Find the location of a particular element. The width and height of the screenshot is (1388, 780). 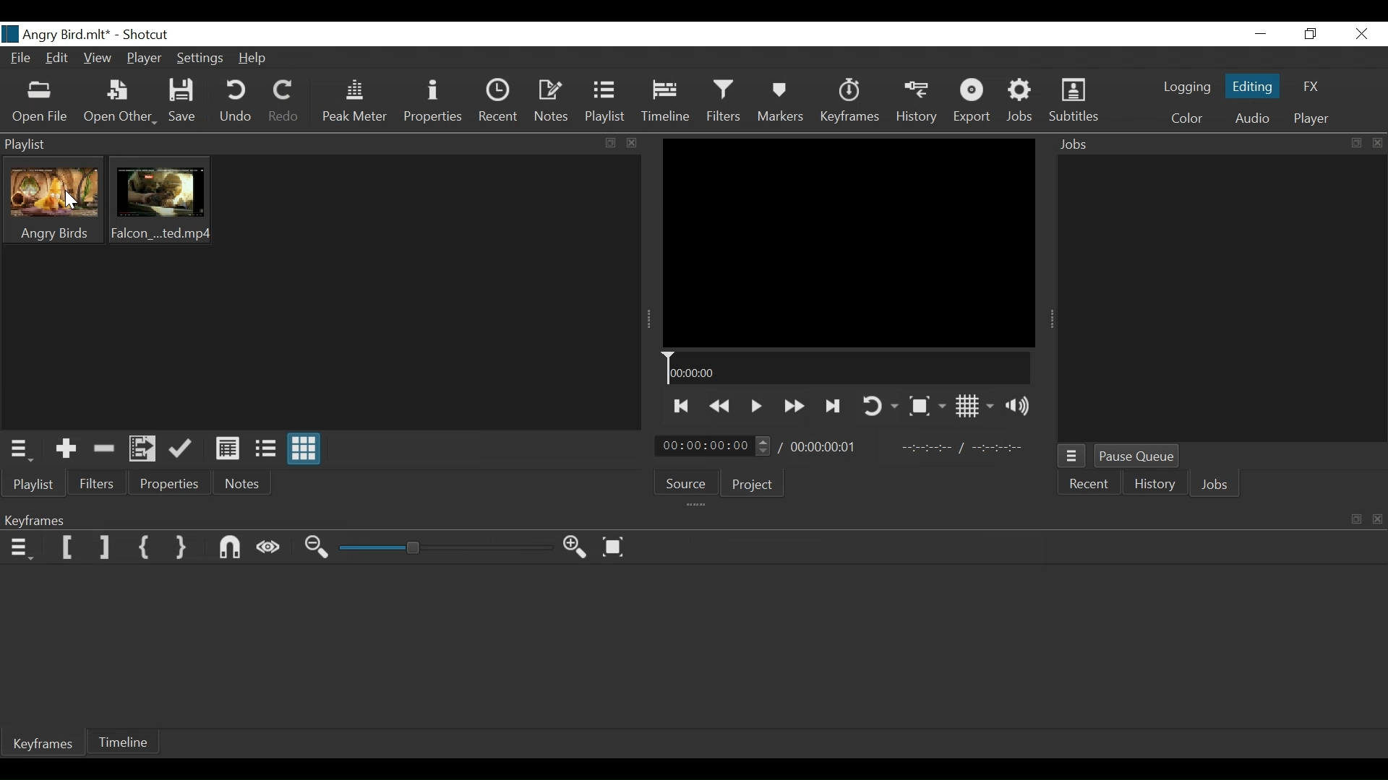

Show volume control is located at coordinates (1020, 407).